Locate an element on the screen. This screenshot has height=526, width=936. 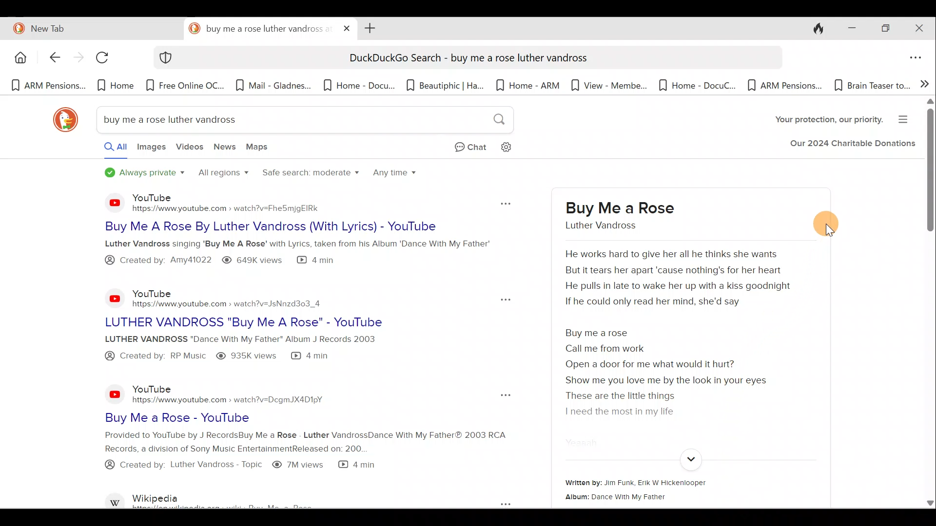
Bookmark 7 is located at coordinates (529, 86).